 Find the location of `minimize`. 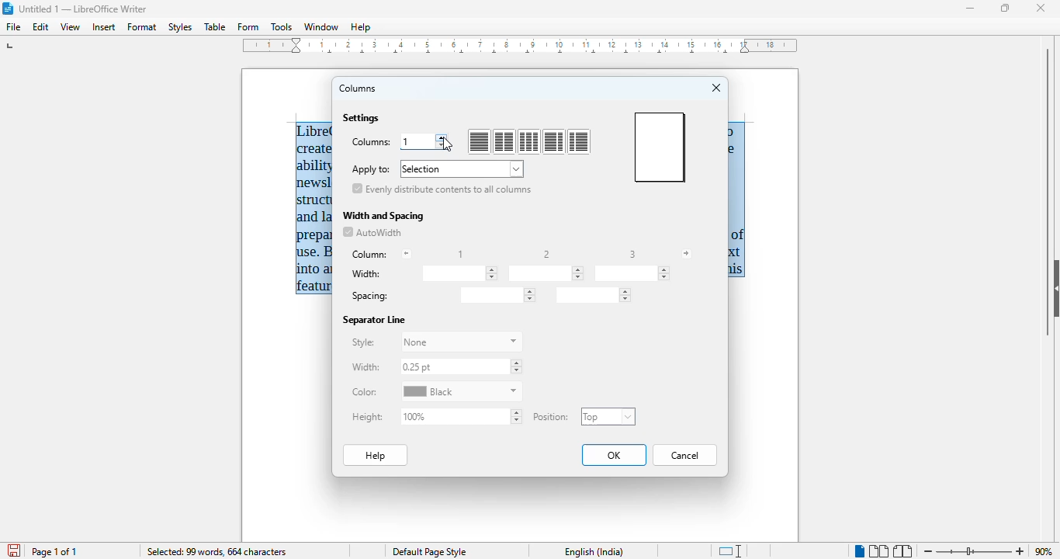

minimize is located at coordinates (972, 9).